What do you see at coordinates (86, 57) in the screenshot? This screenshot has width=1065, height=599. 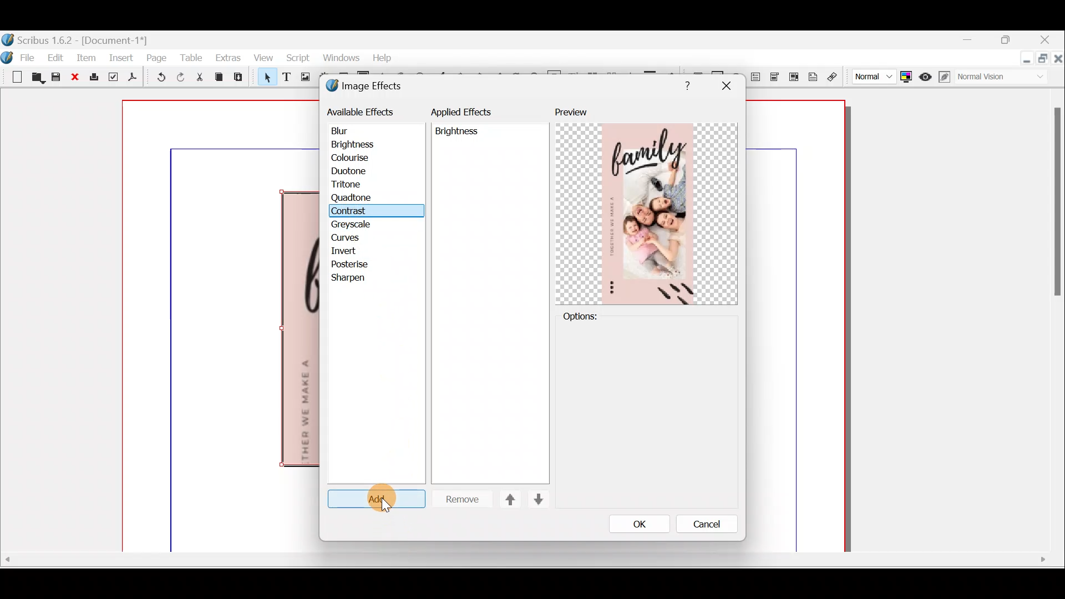 I see `Item` at bounding box center [86, 57].